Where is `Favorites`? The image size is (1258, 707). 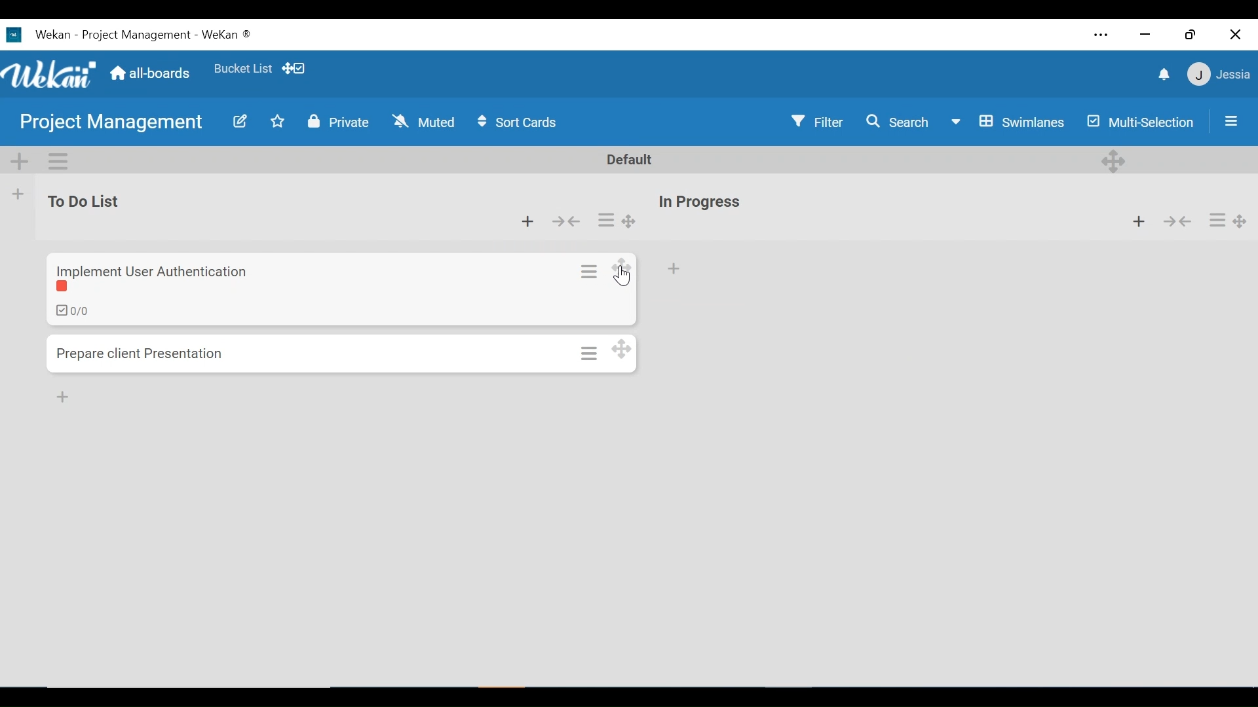
Favorites is located at coordinates (278, 120).